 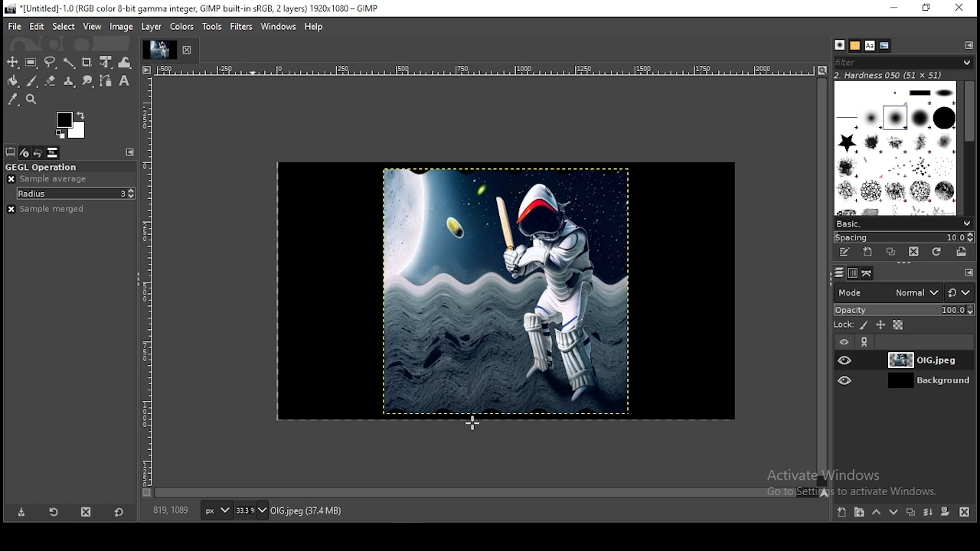 What do you see at coordinates (88, 62) in the screenshot?
I see `crop` at bounding box center [88, 62].